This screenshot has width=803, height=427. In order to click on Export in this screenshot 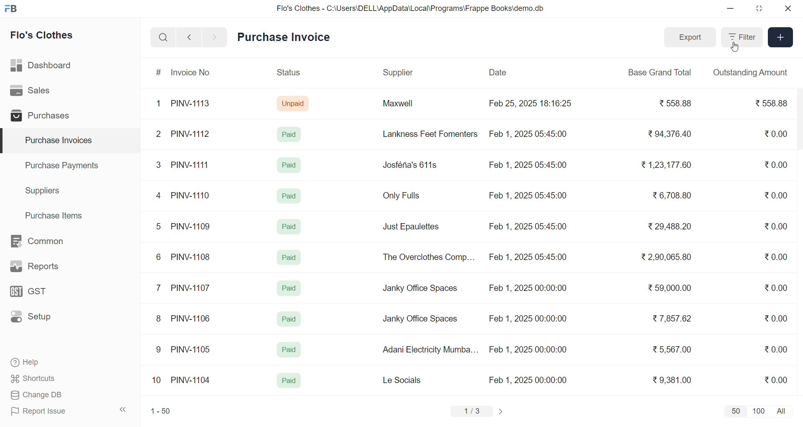, I will do `click(690, 38)`.